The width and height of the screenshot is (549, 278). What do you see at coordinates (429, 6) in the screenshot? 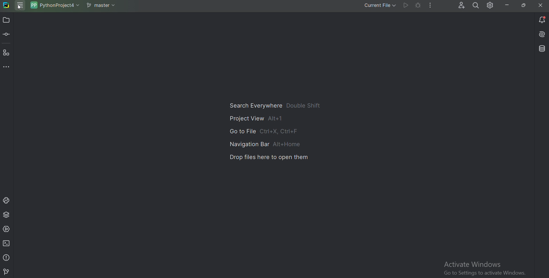
I see `More actions` at bounding box center [429, 6].